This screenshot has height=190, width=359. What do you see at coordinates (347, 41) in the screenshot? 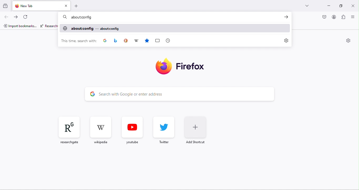
I see `settings` at bounding box center [347, 41].